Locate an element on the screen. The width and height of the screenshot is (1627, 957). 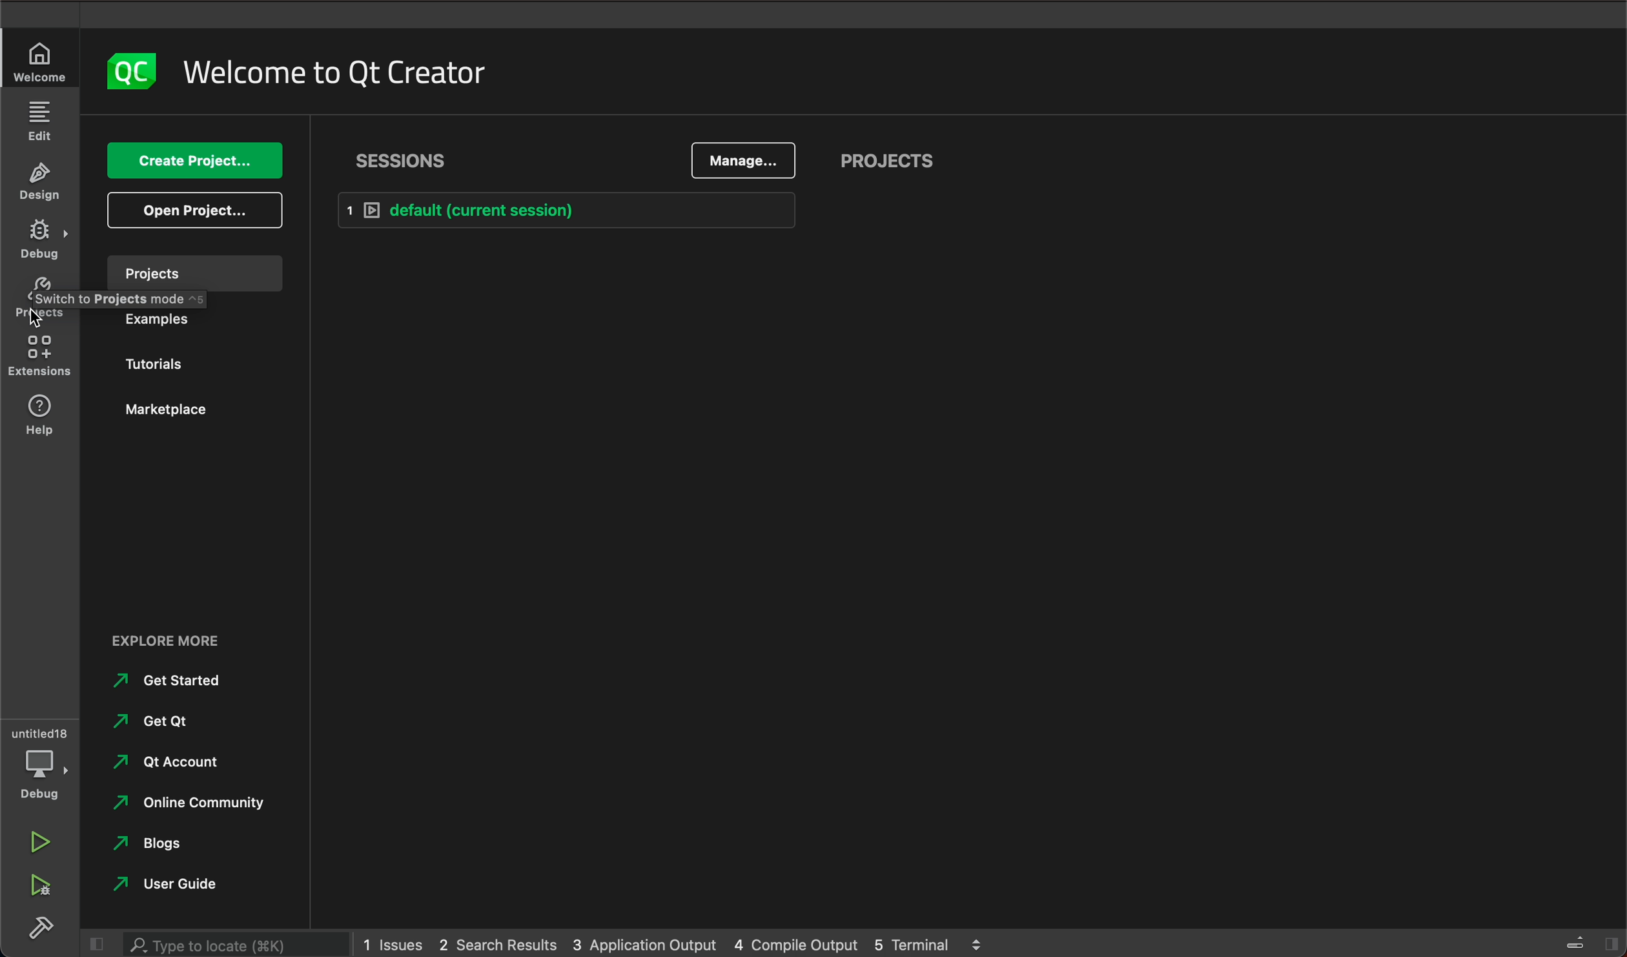
help is located at coordinates (44, 415).